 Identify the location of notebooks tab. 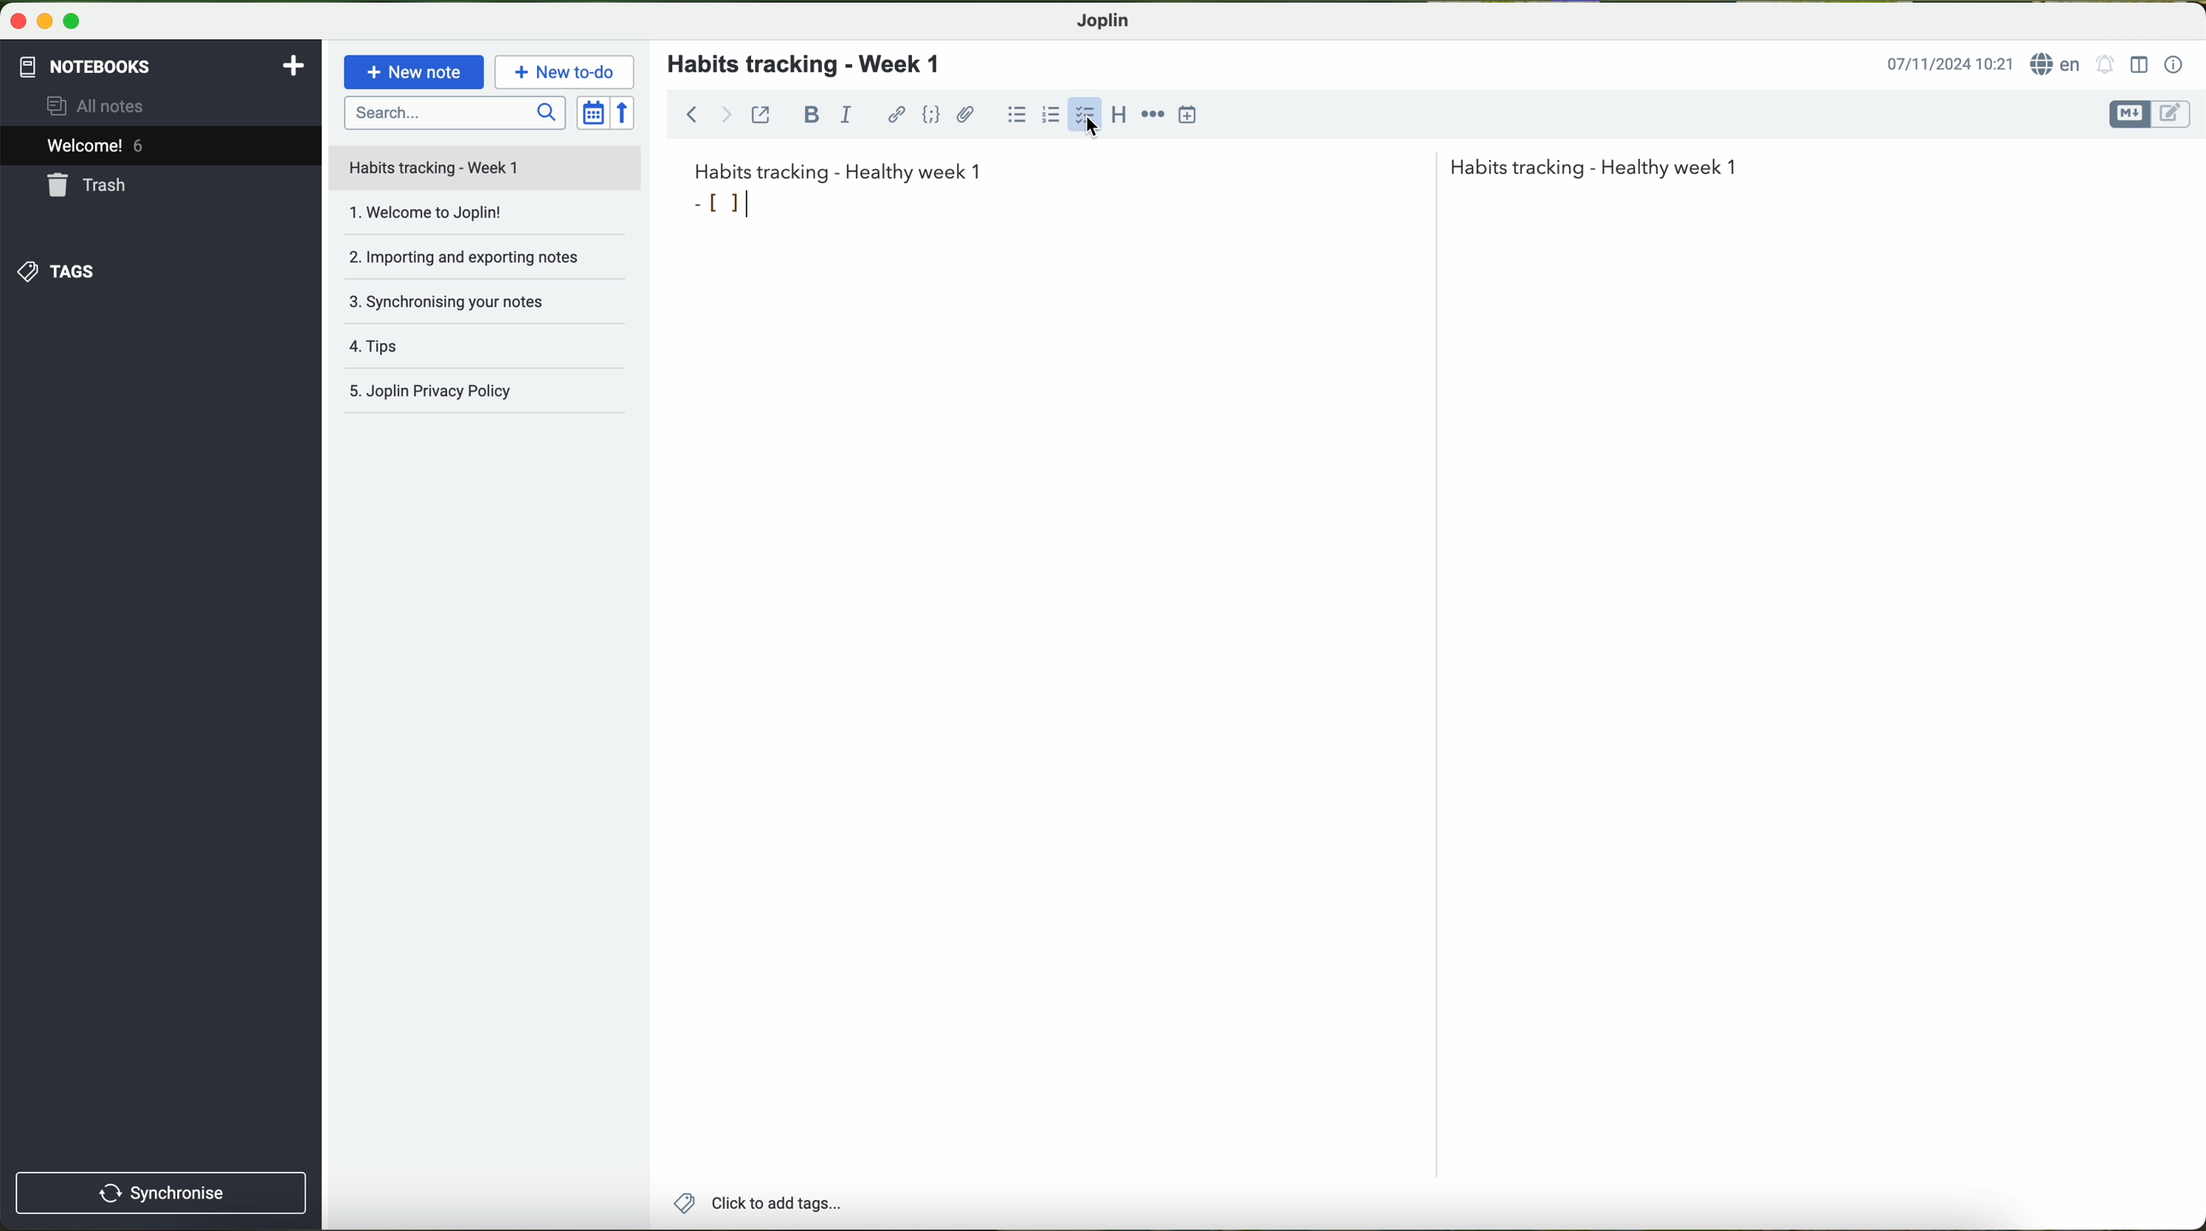
(164, 67).